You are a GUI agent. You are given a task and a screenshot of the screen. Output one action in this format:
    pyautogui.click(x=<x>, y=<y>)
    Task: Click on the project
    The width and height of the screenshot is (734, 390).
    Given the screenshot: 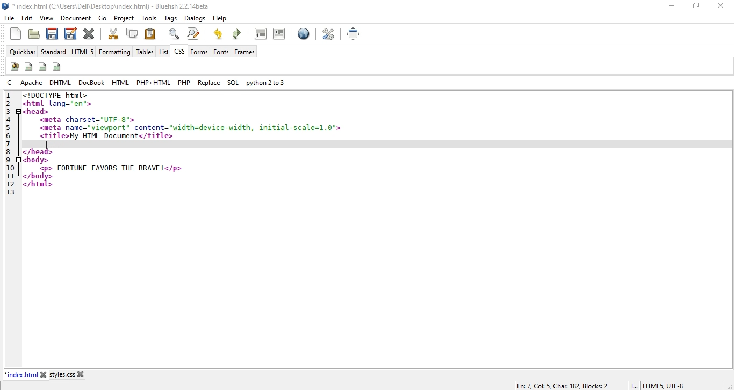 What is the action you would take?
    pyautogui.click(x=125, y=18)
    